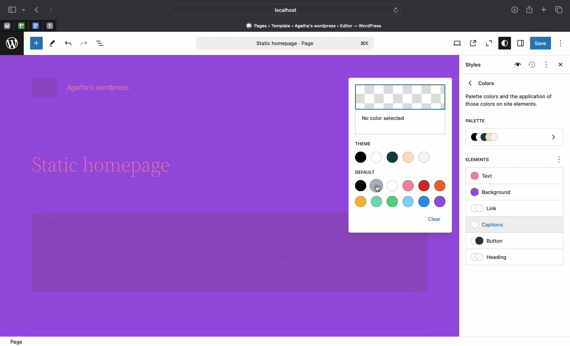 The image size is (570, 346). Describe the element at coordinates (520, 44) in the screenshot. I see `Settings` at that location.